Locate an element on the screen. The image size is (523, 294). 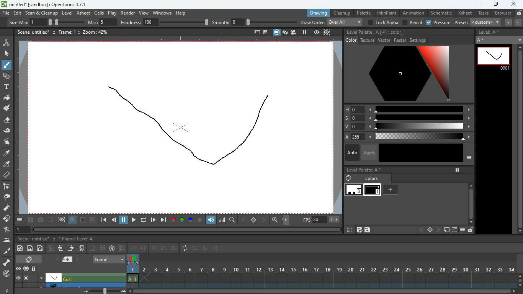
decrease is located at coordinates (518, 22).